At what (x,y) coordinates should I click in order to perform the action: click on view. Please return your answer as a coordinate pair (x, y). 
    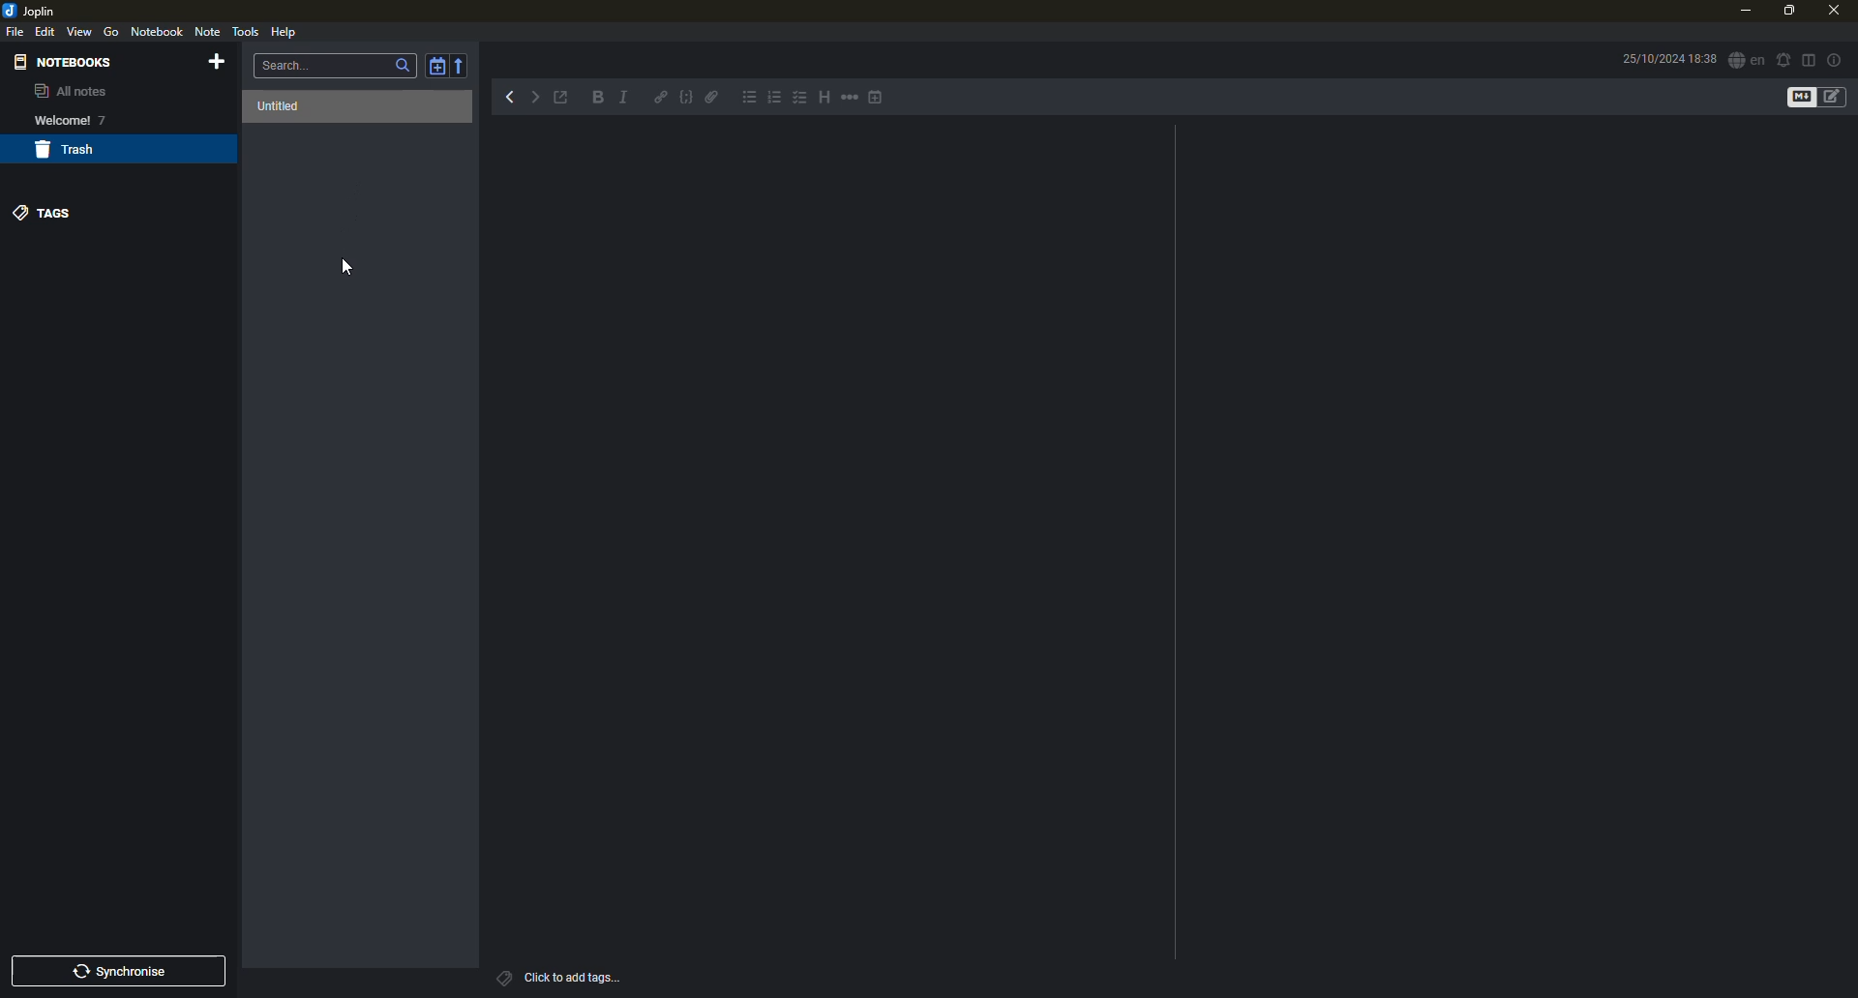
    Looking at the image, I should click on (79, 31).